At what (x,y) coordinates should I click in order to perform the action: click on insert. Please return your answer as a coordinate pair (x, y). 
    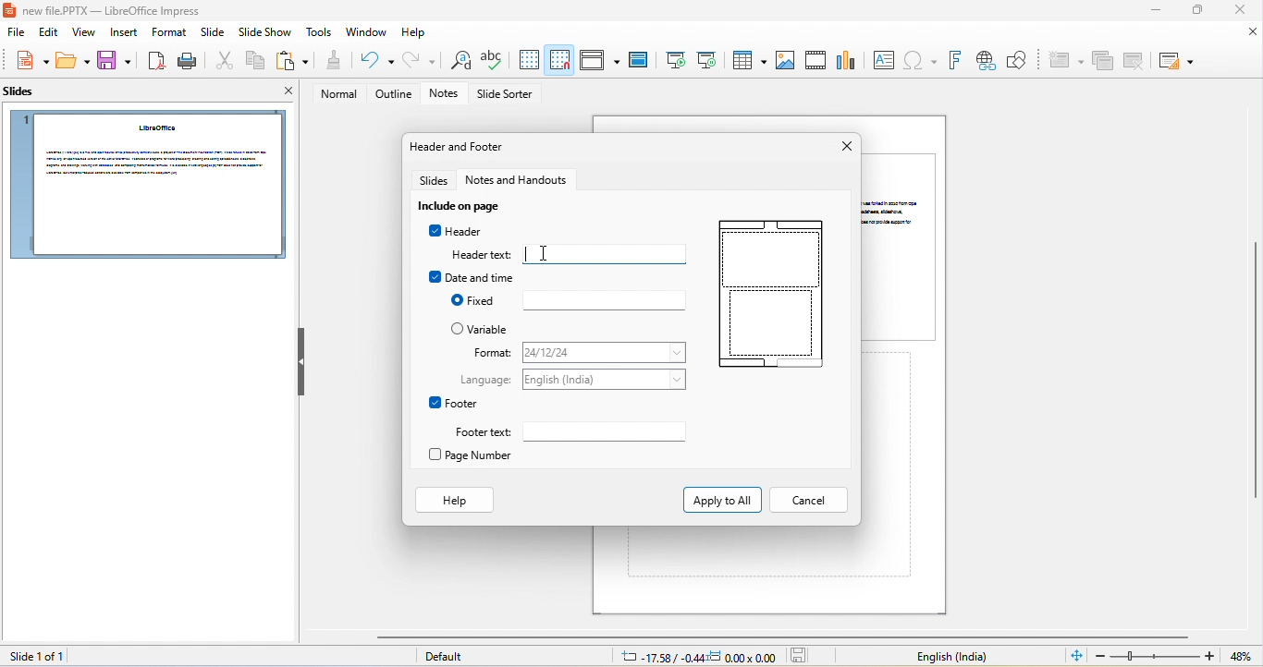
    Looking at the image, I should click on (126, 33).